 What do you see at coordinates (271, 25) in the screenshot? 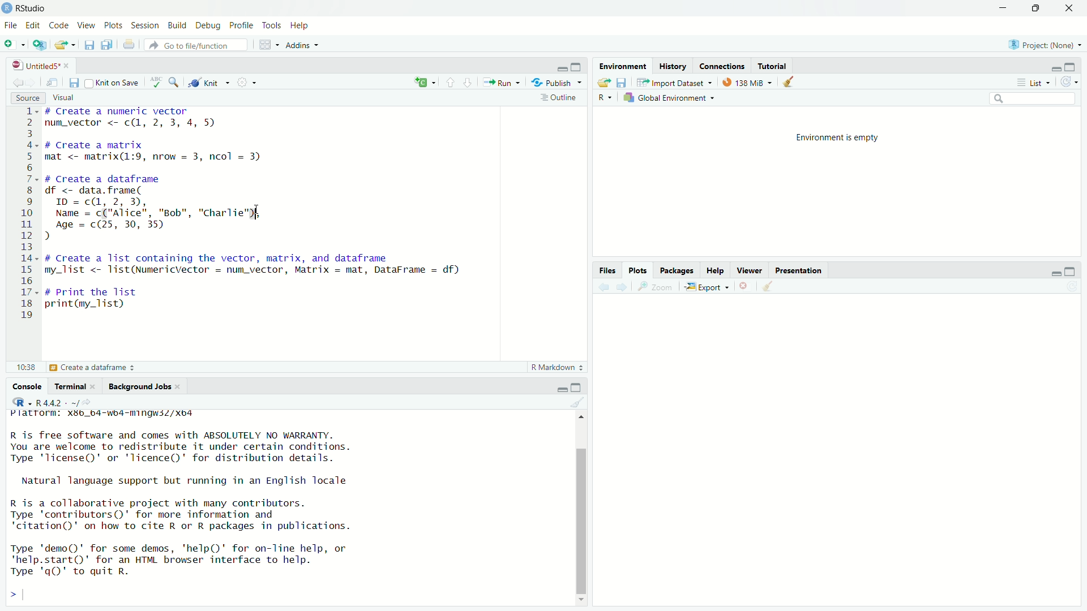
I see `Tools` at bounding box center [271, 25].